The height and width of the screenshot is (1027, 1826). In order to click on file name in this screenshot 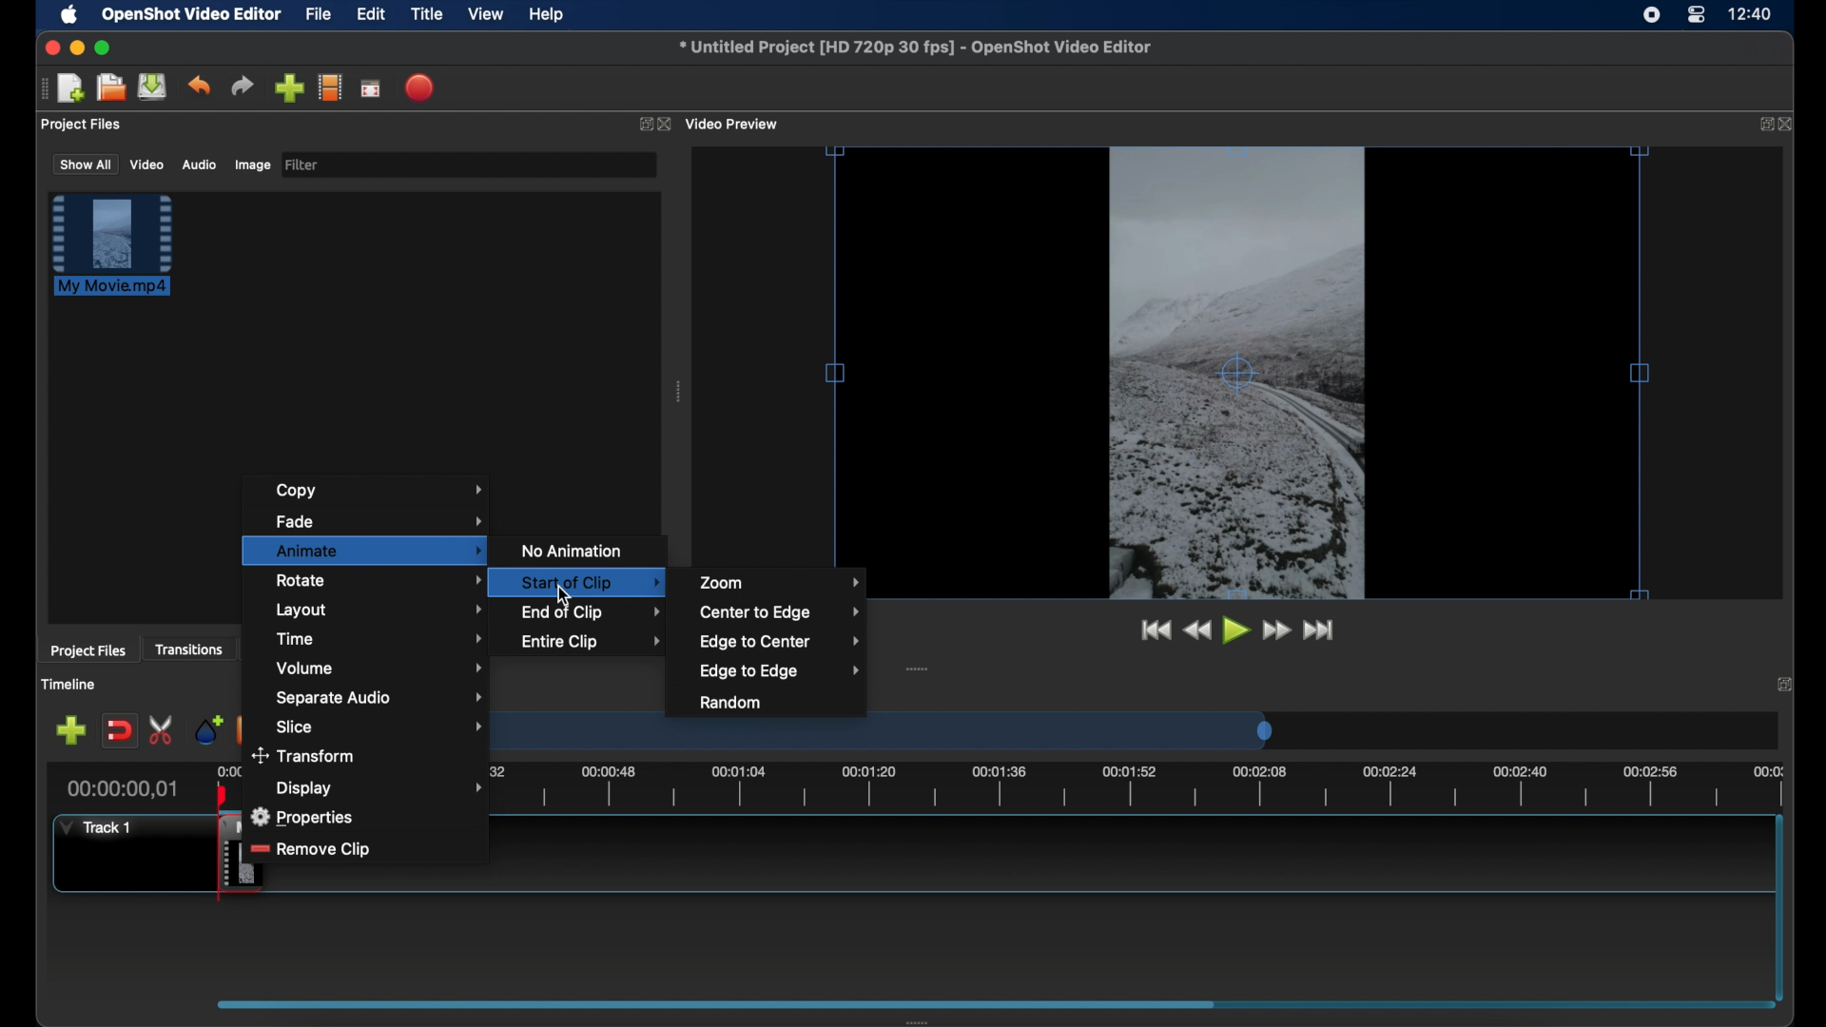, I will do `click(915, 47)`.